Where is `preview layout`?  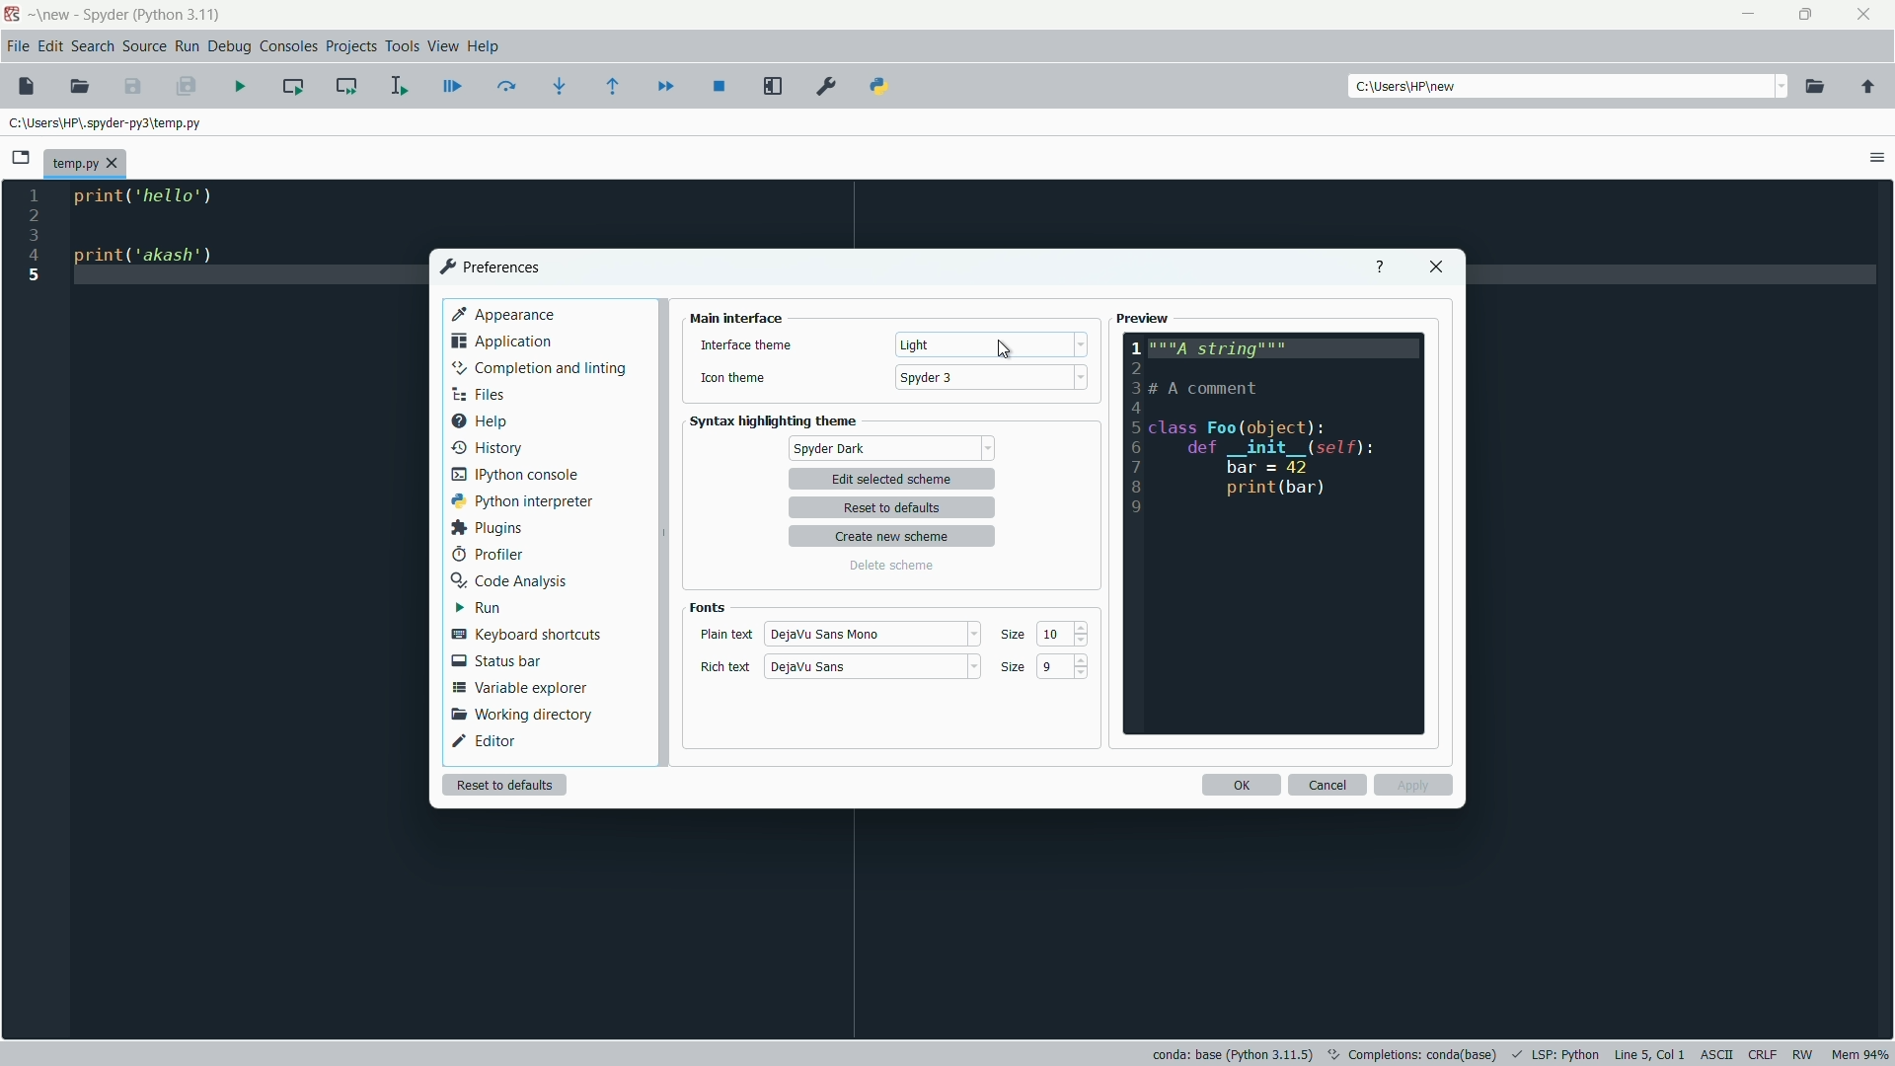
preview layout is located at coordinates (1275, 537).